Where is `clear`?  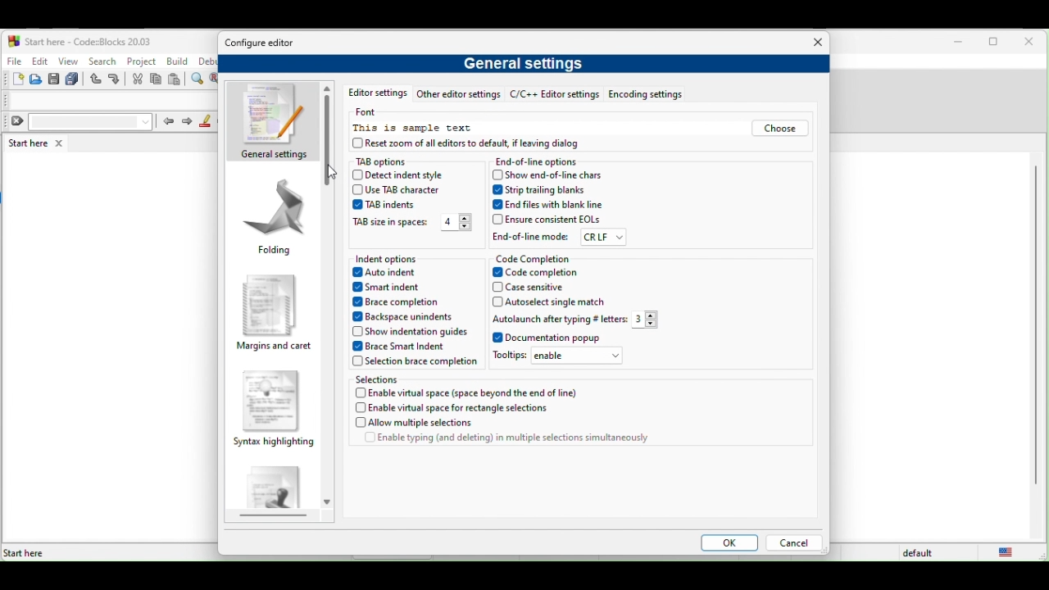 clear is located at coordinates (79, 122).